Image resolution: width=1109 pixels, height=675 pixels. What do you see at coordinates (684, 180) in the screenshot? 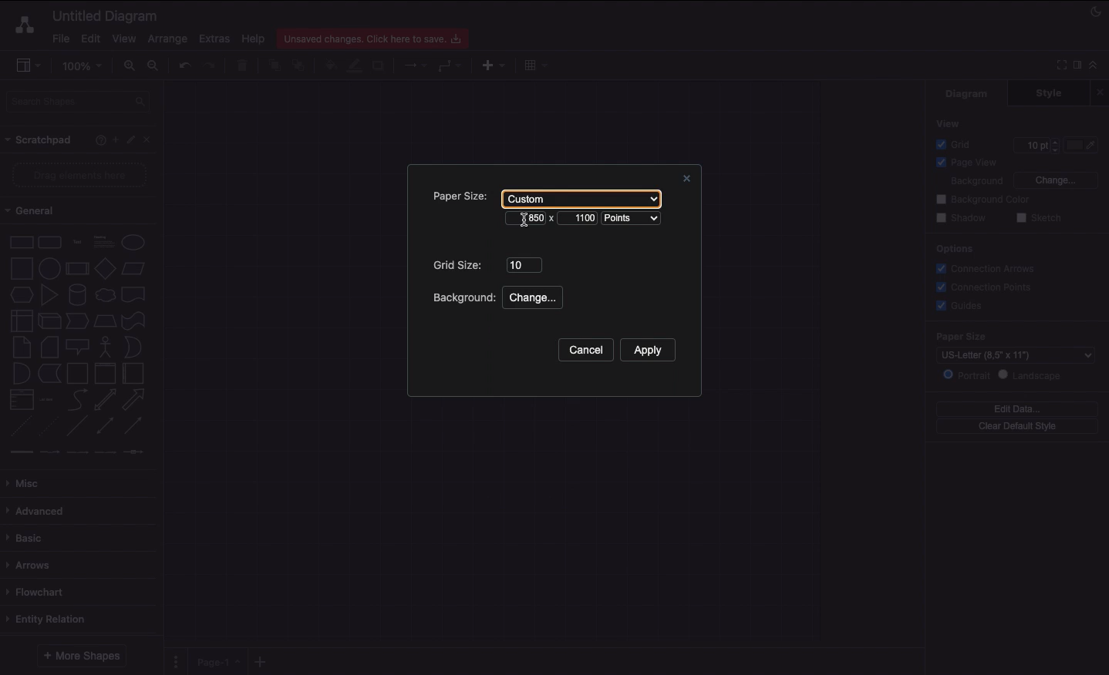
I see `Close` at bounding box center [684, 180].